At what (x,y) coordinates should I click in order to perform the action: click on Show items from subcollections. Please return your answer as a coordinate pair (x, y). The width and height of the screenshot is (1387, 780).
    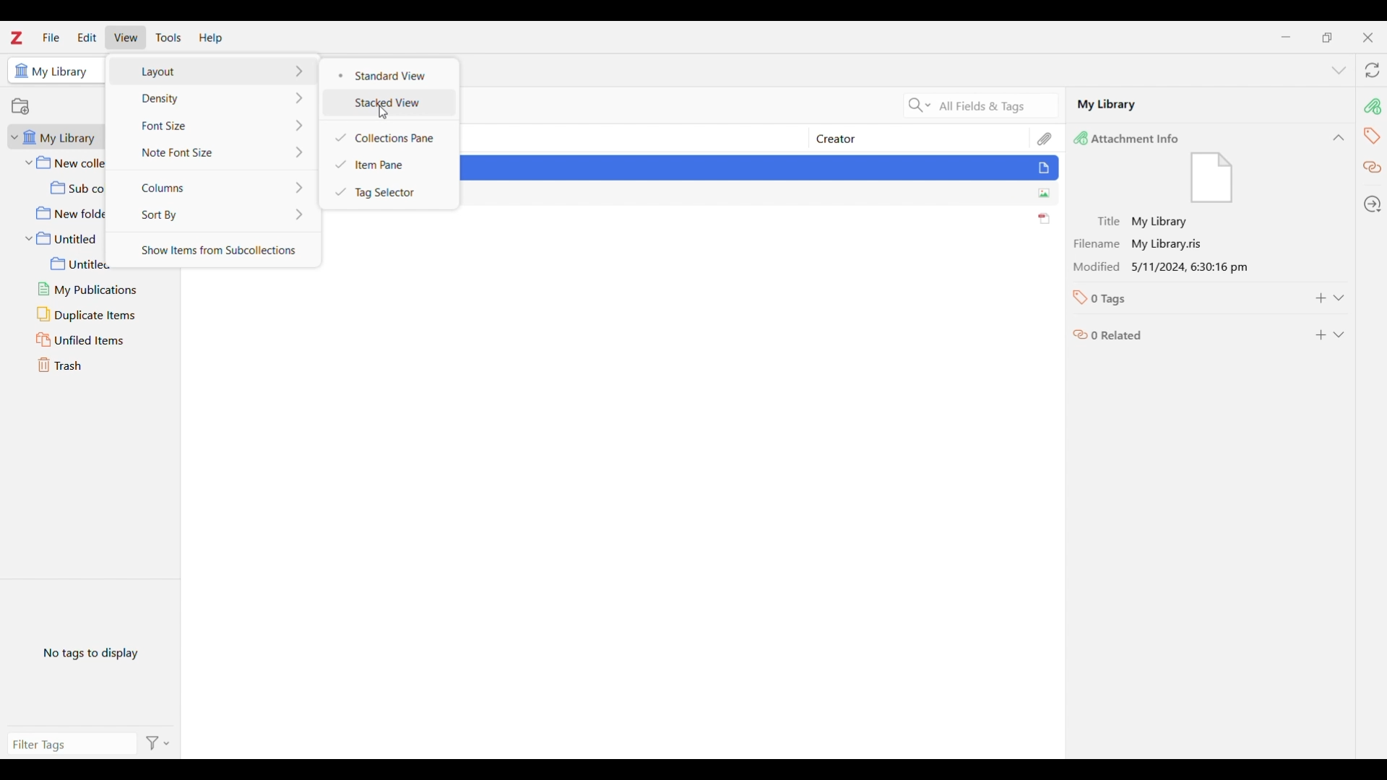
    Looking at the image, I should click on (217, 248).